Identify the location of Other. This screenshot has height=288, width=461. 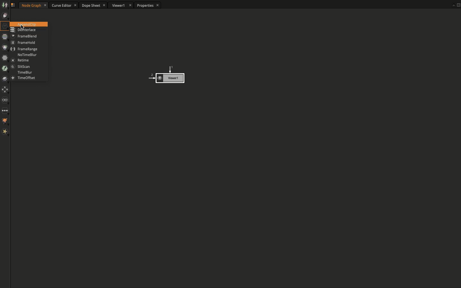
(5, 110).